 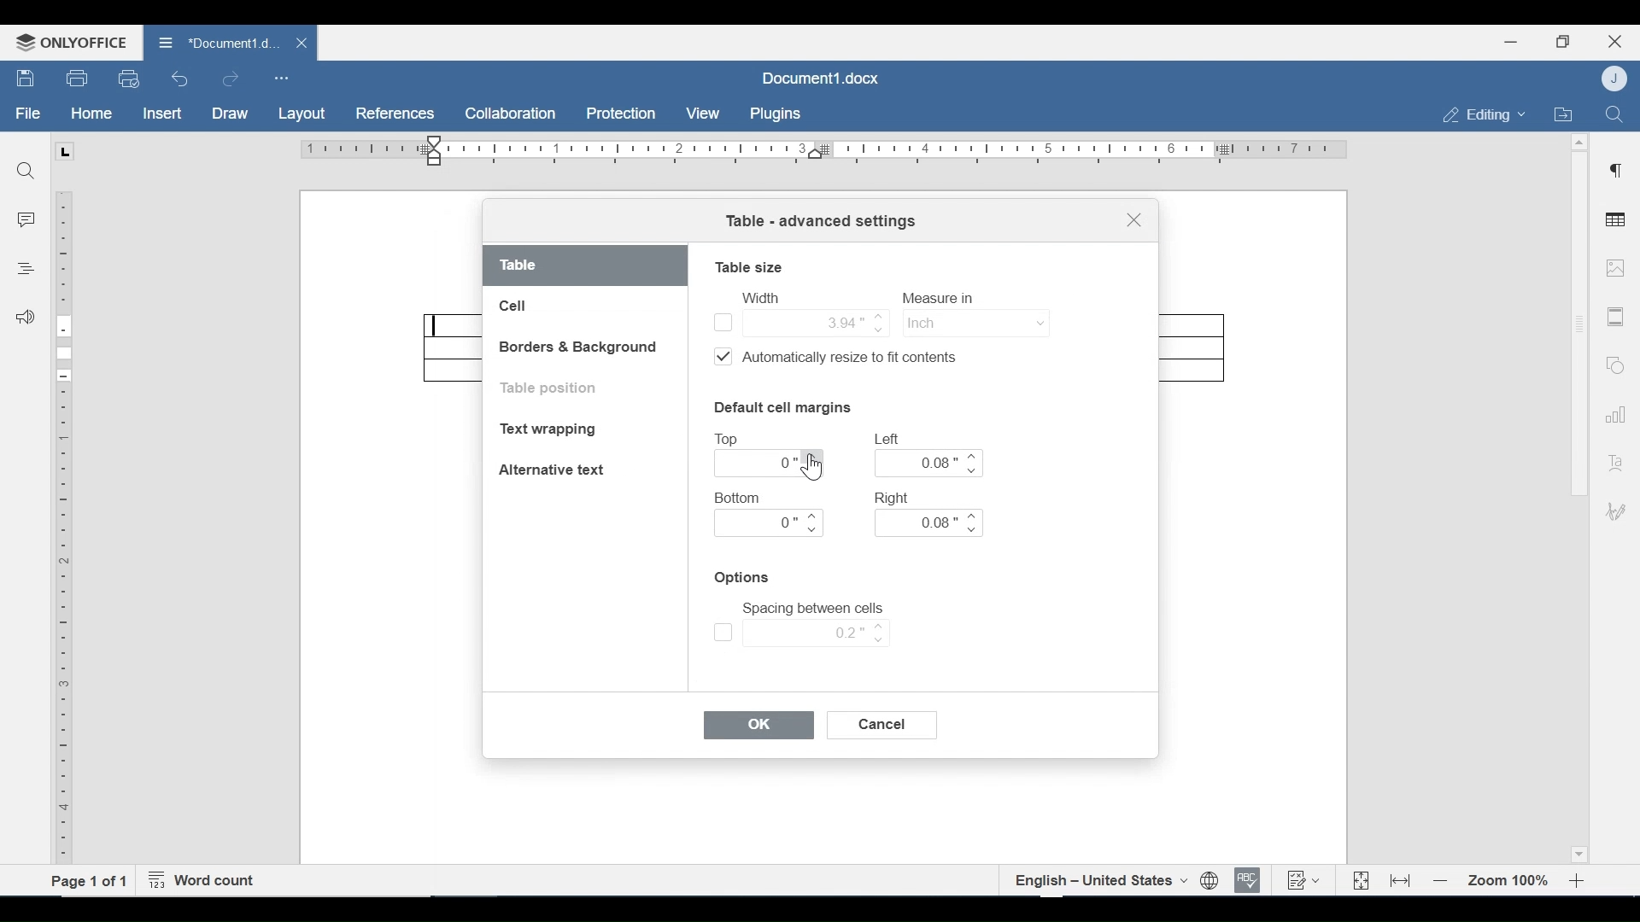 What do you see at coordinates (180, 79) in the screenshot?
I see `Undo` at bounding box center [180, 79].